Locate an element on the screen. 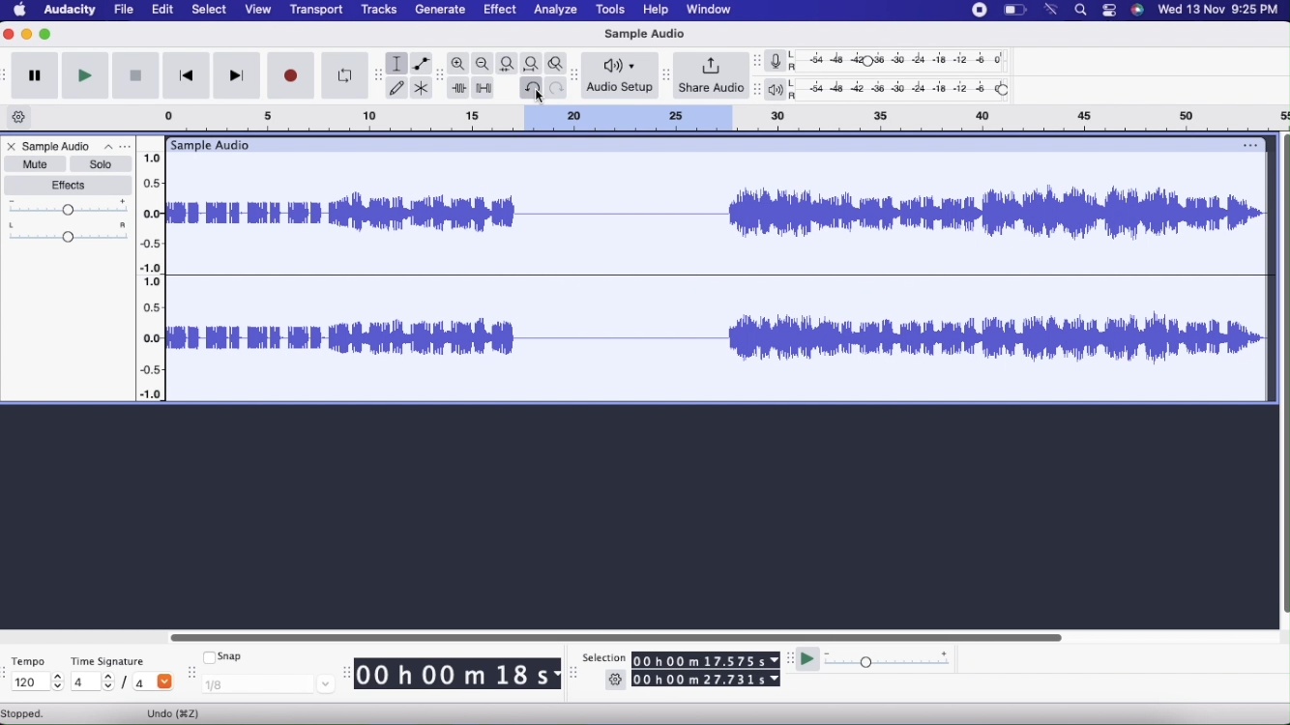  move toolbar is located at coordinates (757, 61).